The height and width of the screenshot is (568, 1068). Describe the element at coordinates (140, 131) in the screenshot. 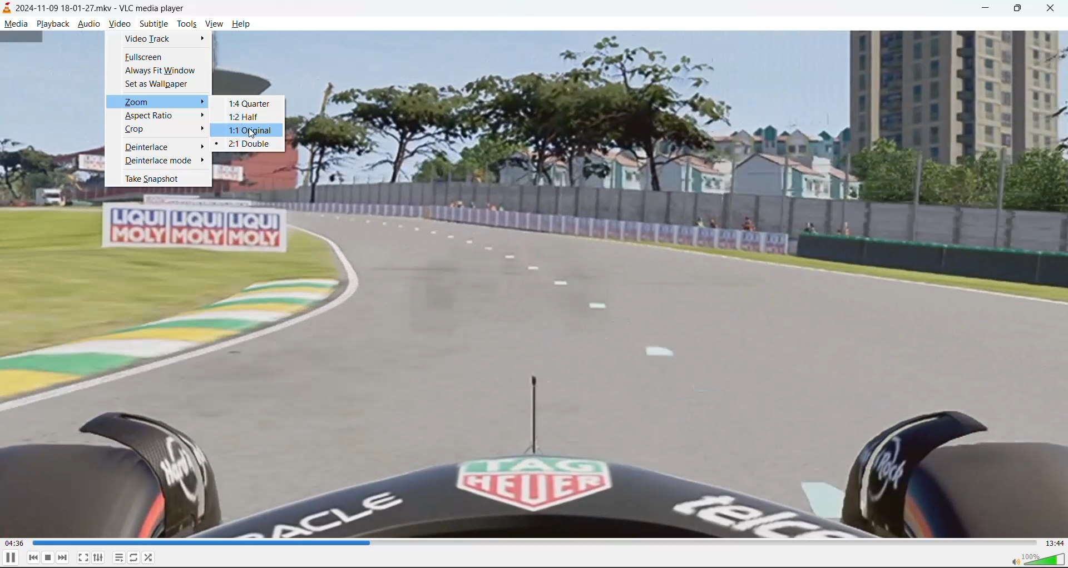

I see `crop` at that location.